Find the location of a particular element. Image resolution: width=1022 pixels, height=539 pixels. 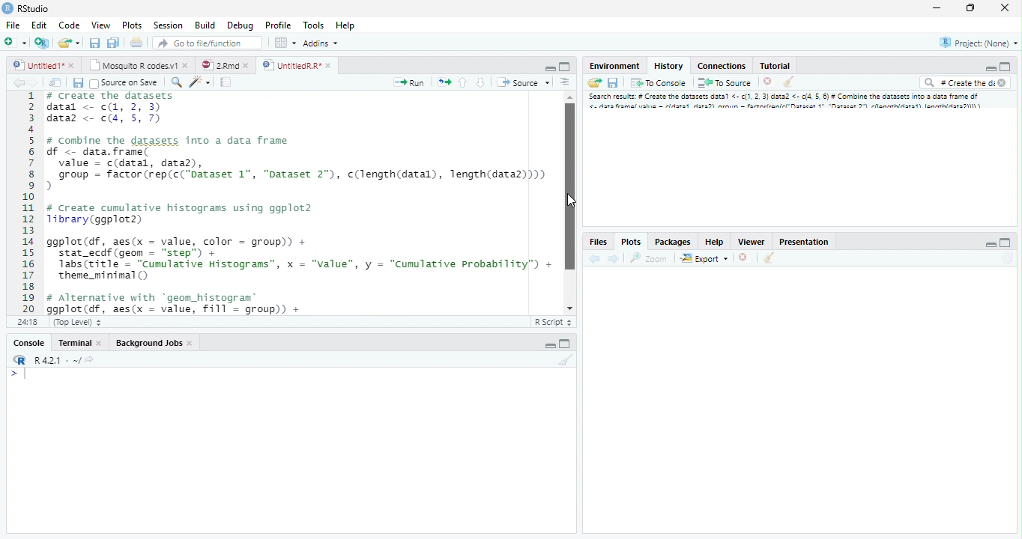

Create a new file is located at coordinates (70, 43).